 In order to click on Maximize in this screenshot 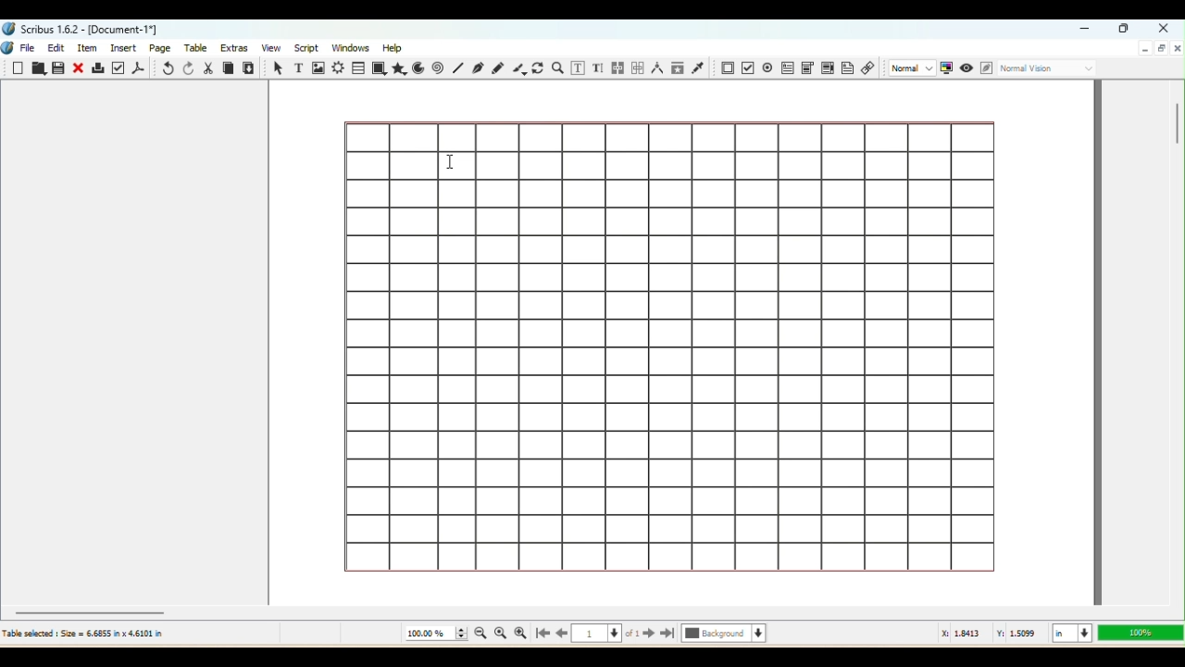, I will do `click(1161, 49)`.